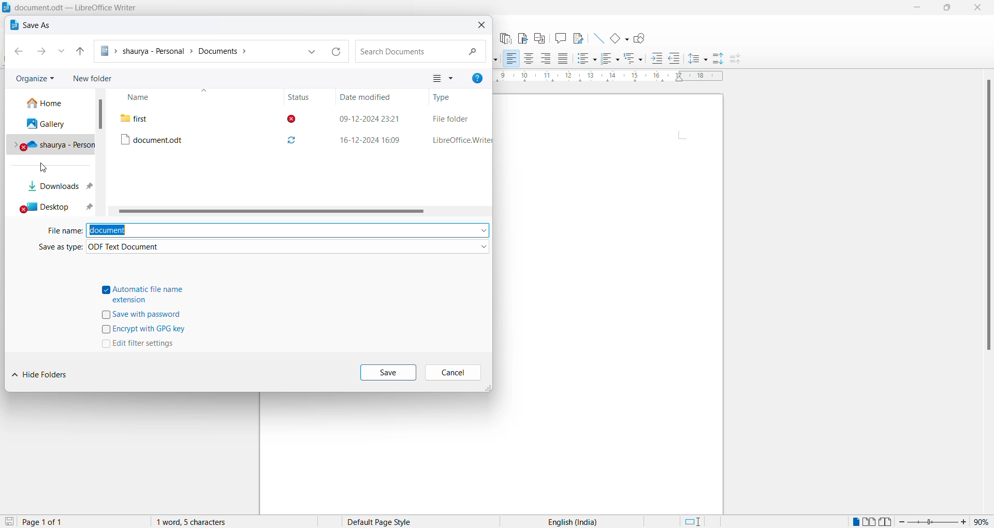 The height and width of the screenshot is (528, 994). I want to click on page, so click(380, 453).